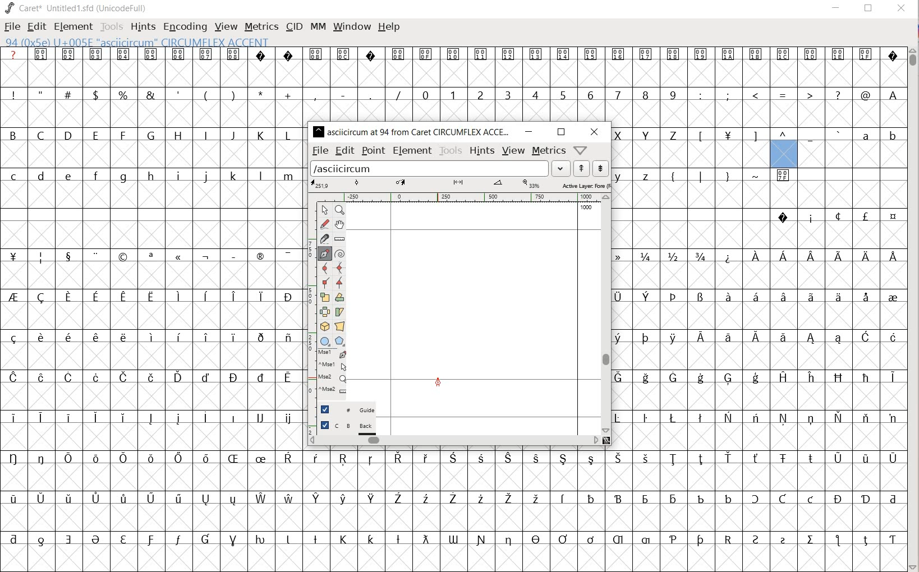  I want to click on caret* untitled1.sfd (unicodefull), so click(77, 7).